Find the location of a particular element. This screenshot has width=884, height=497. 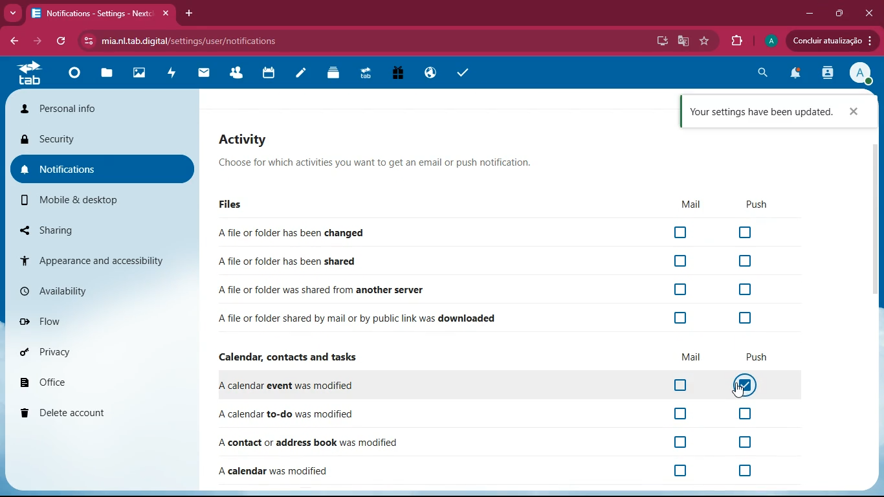

checkbox is located at coordinates (681, 318).